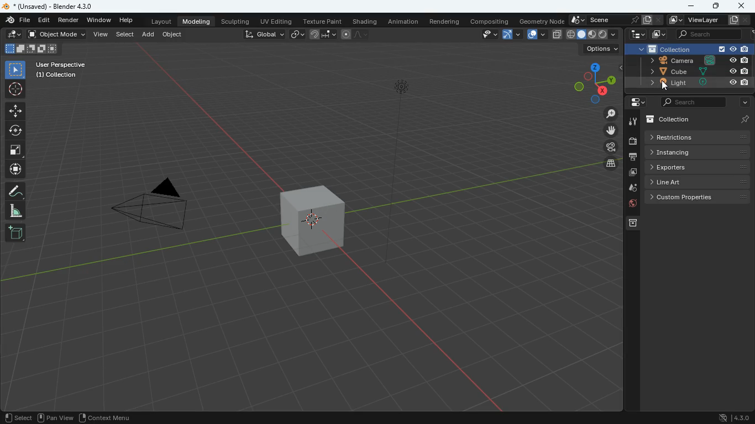  What do you see at coordinates (48, 6) in the screenshot?
I see `(Unsaved) - Blender 4.3.0` at bounding box center [48, 6].